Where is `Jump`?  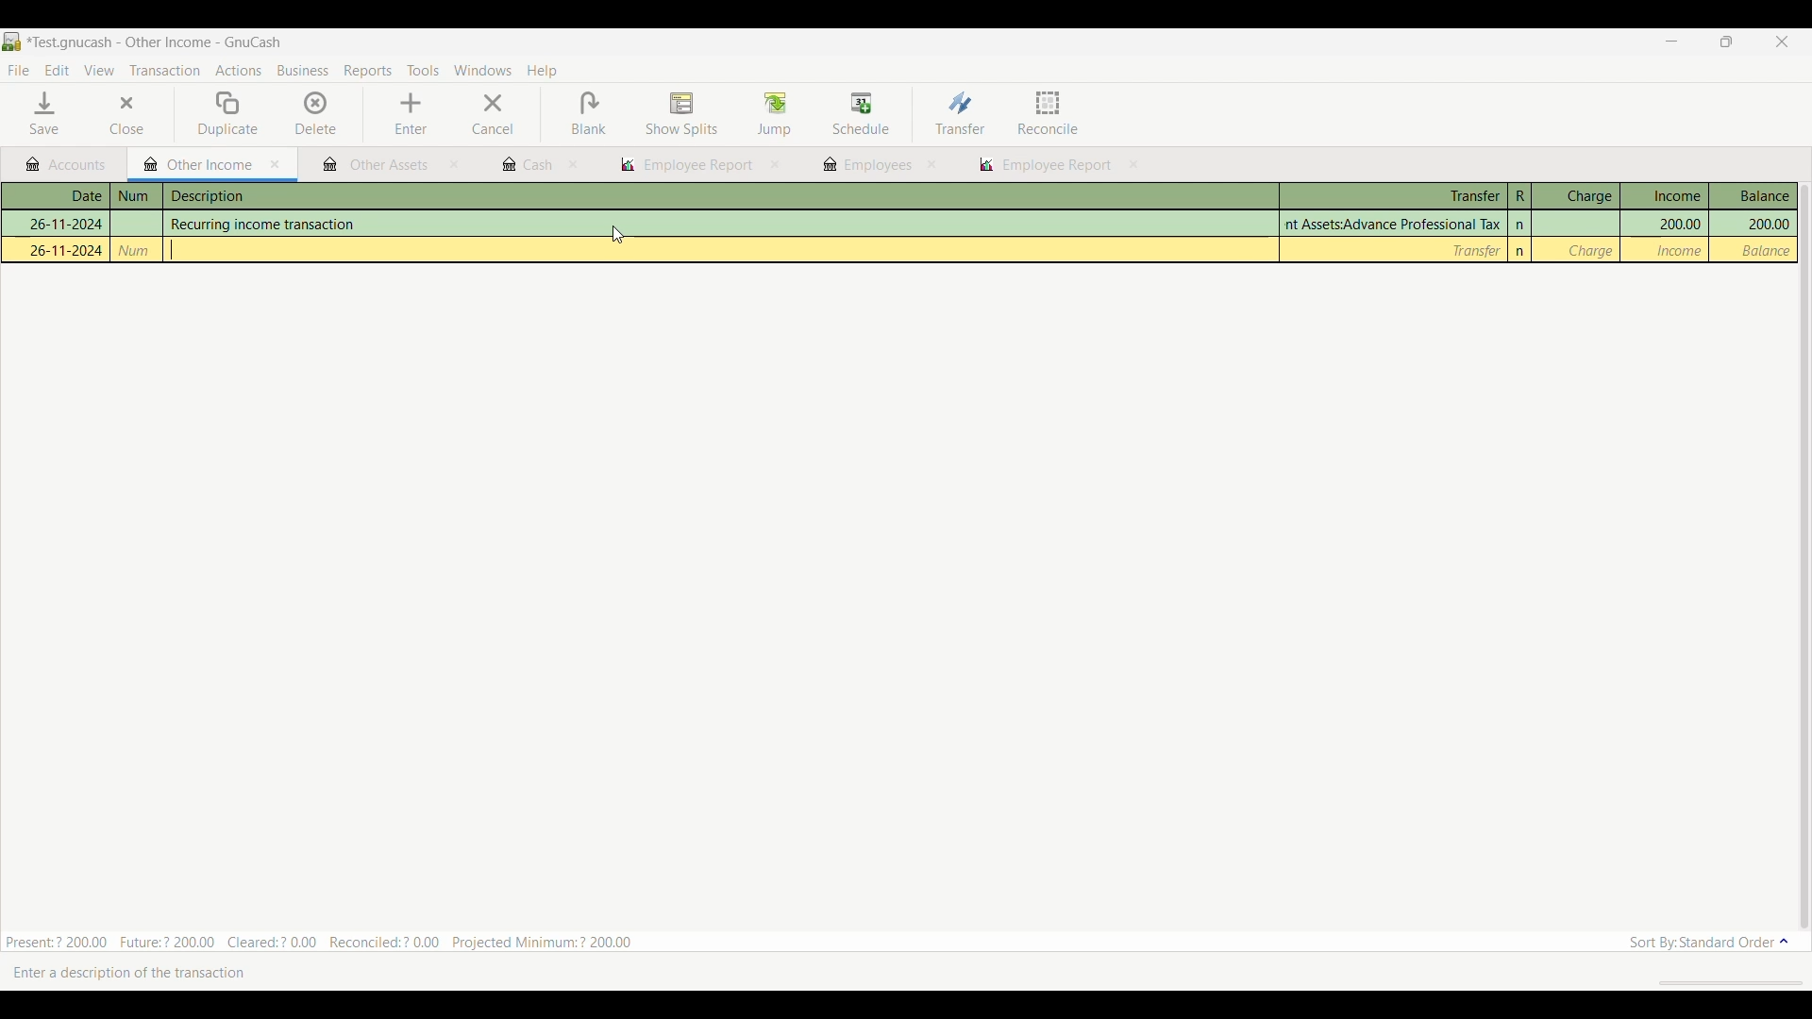
Jump is located at coordinates (774, 113).